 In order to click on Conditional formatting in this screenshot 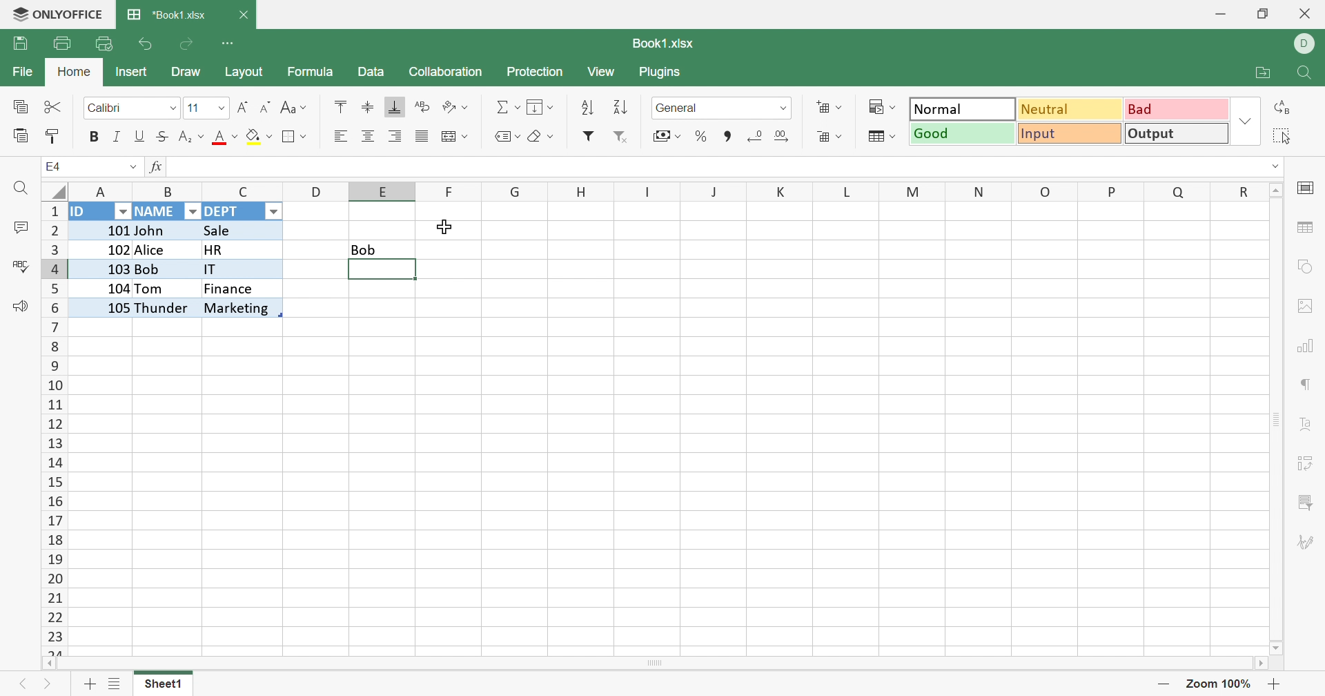, I will do `click(881, 106)`.